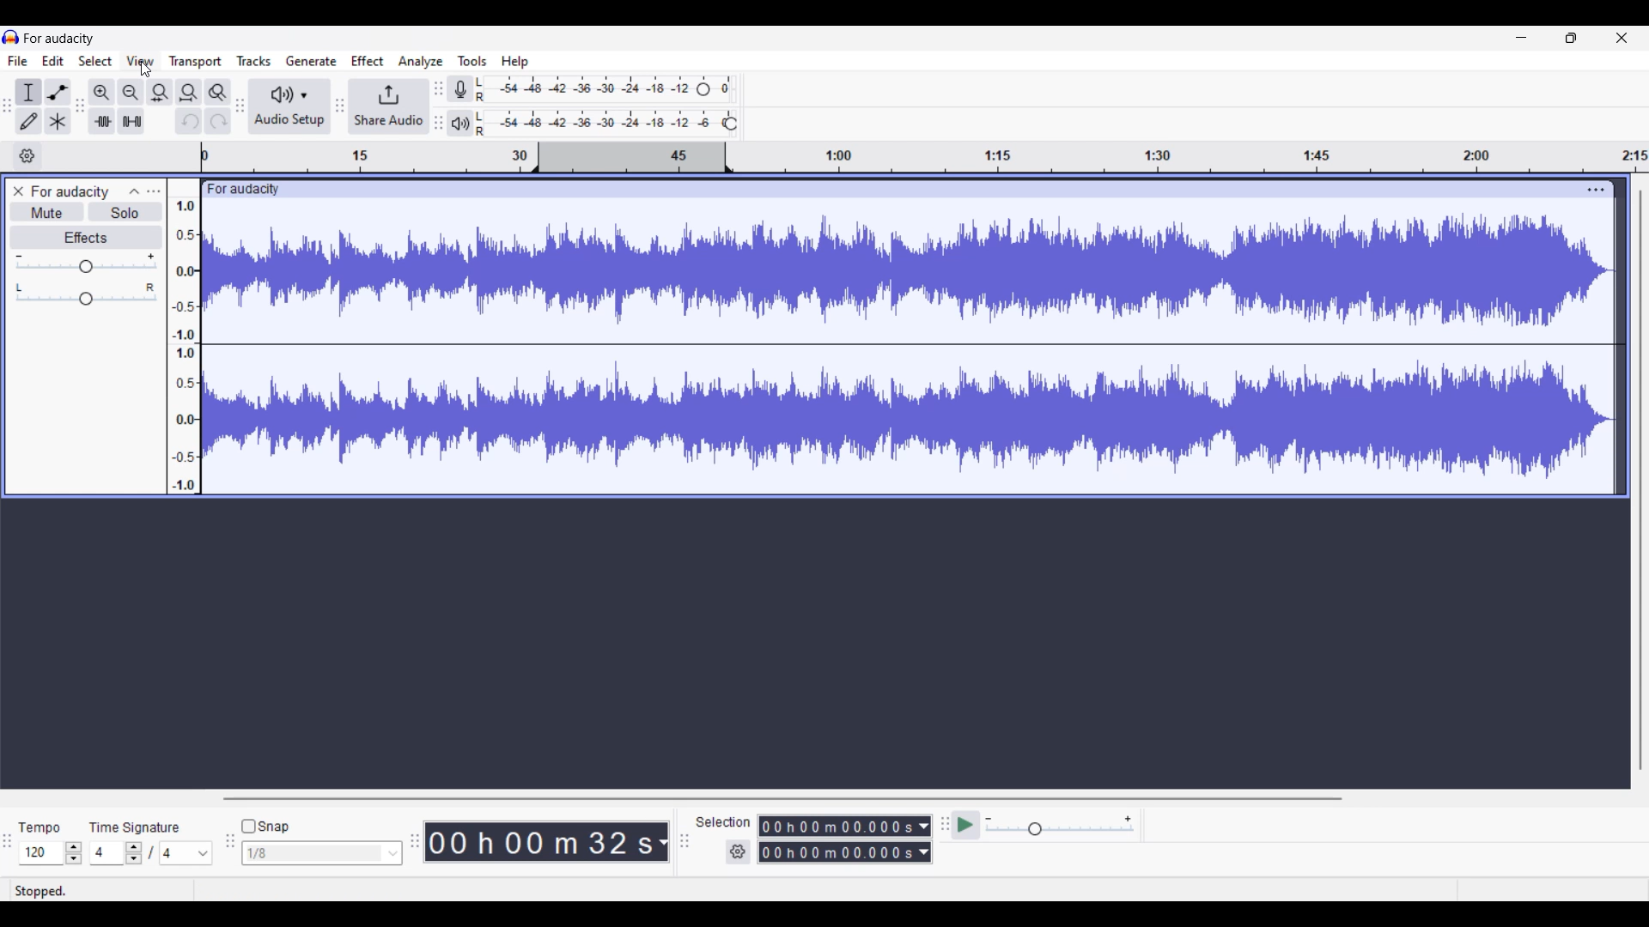 Image resolution: width=1649 pixels, height=927 pixels. Describe the element at coordinates (40, 852) in the screenshot. I see `Input tempo` at that location.